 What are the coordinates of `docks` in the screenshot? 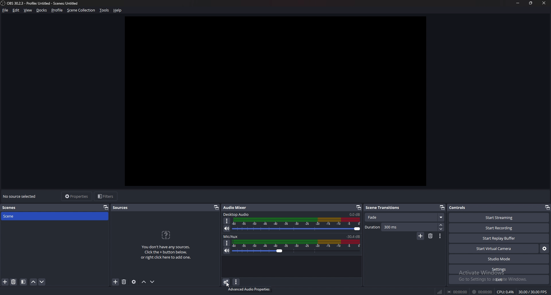 It's located at (42, 10).